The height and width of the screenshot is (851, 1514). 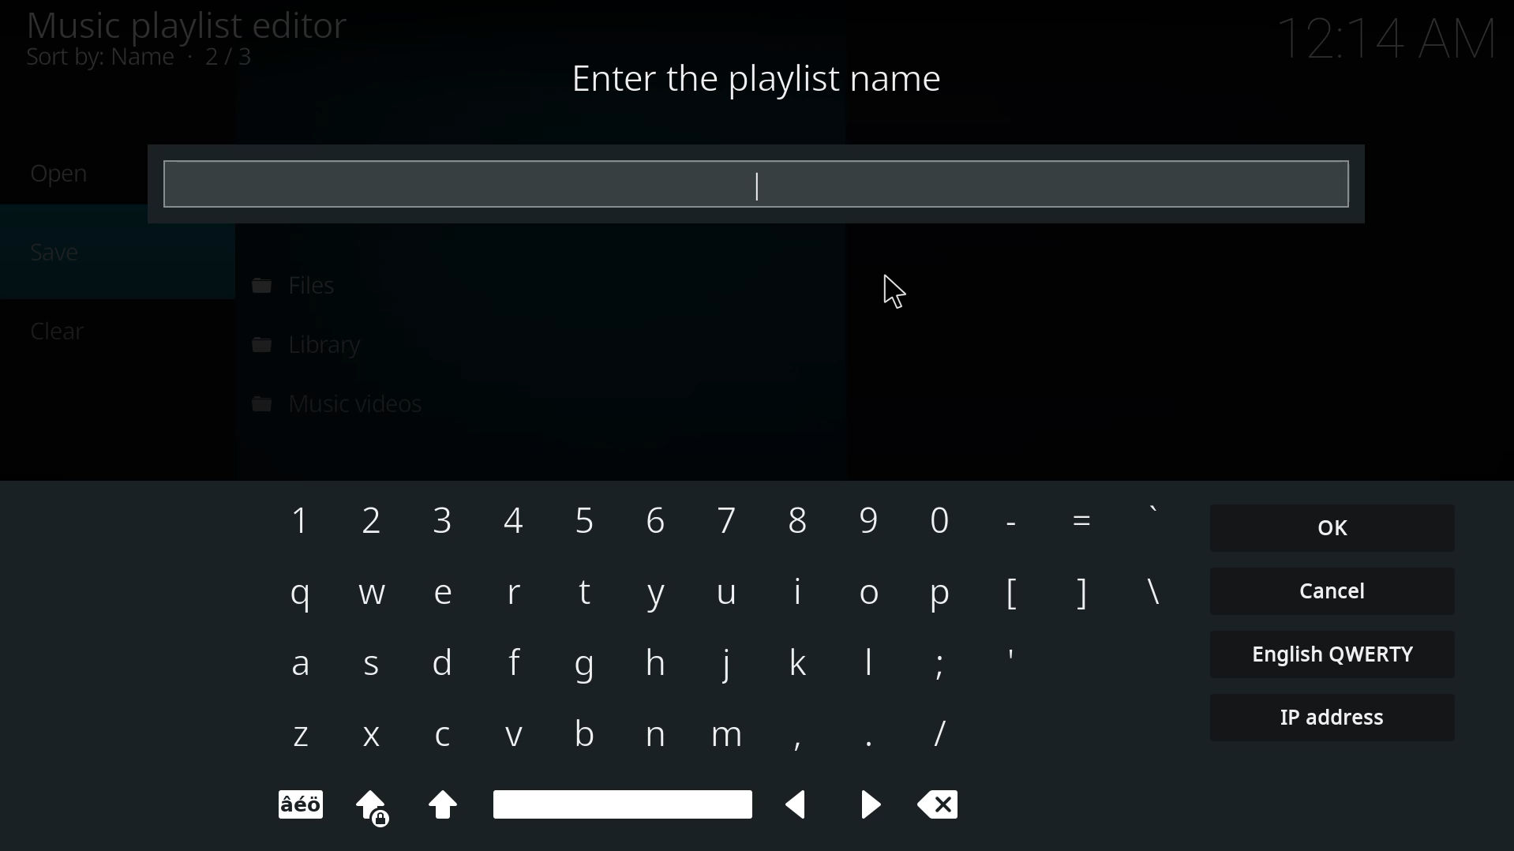 What do you see at coordinates (186, 24) in the screenshot?
I see `editor` at bounding box center [186, 24].